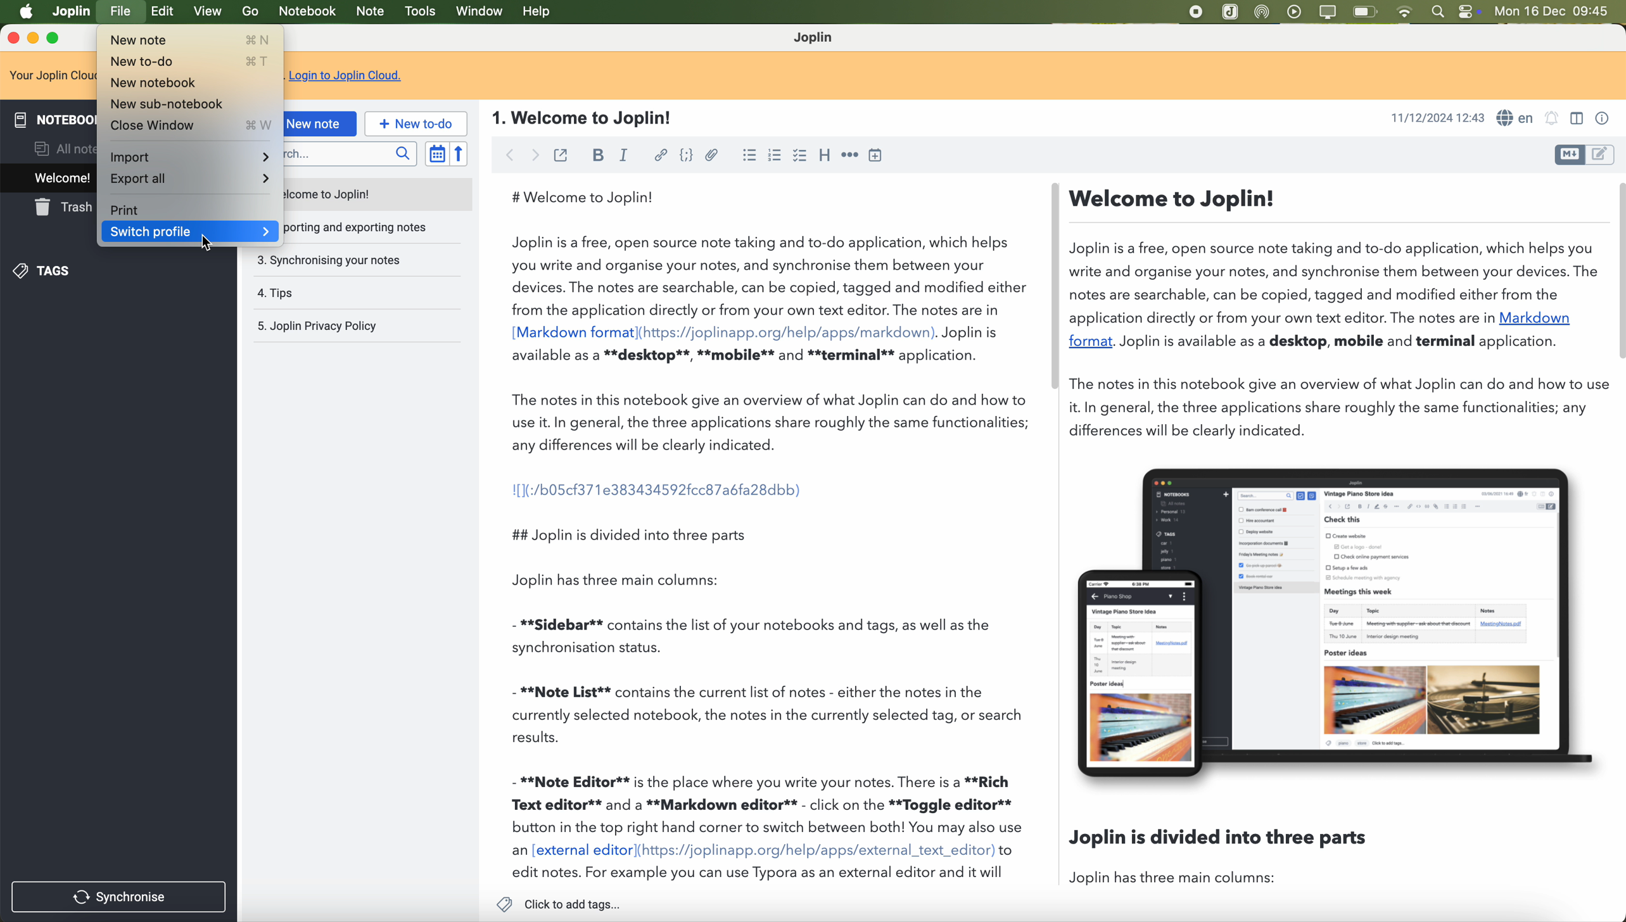 The width and height of the screenshot is (1626, 922). I want to click on an [external editor], so click(573, 851).